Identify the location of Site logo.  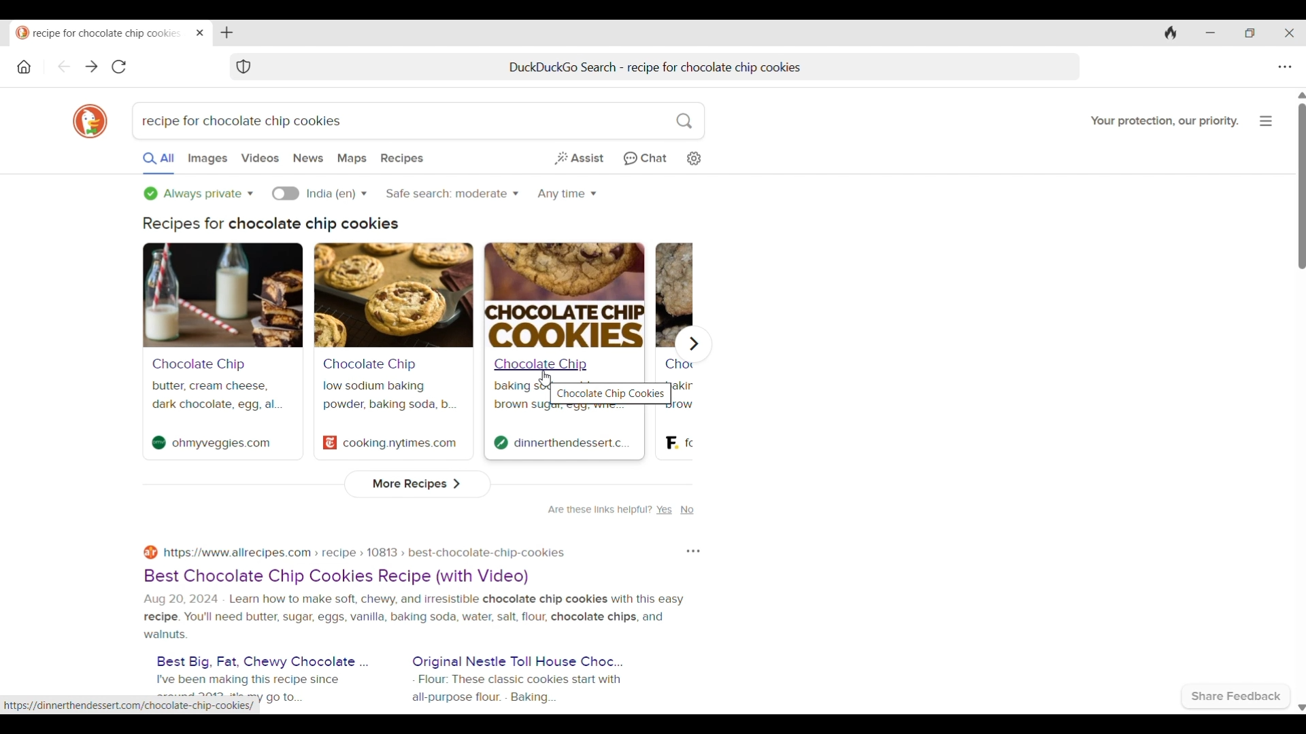
(158, 442).